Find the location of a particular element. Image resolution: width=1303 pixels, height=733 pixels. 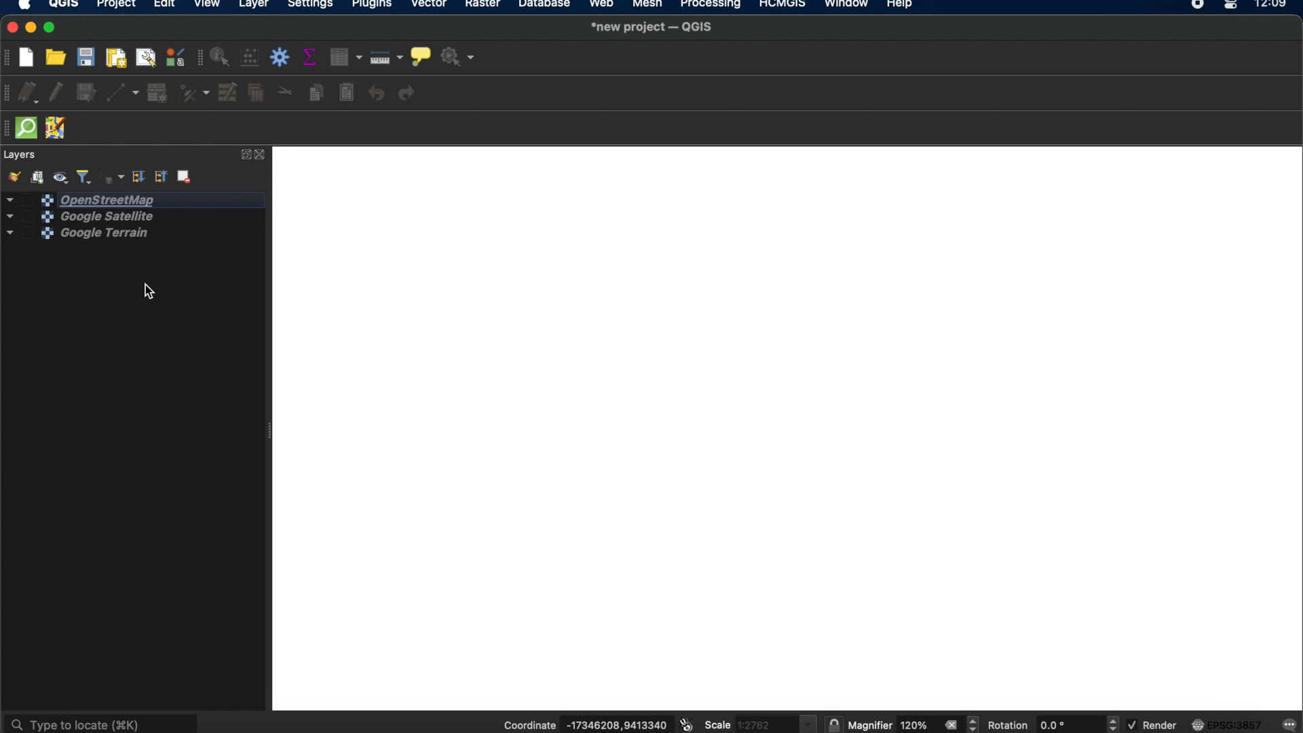

remove layer group is located at coordinates (186, 178).